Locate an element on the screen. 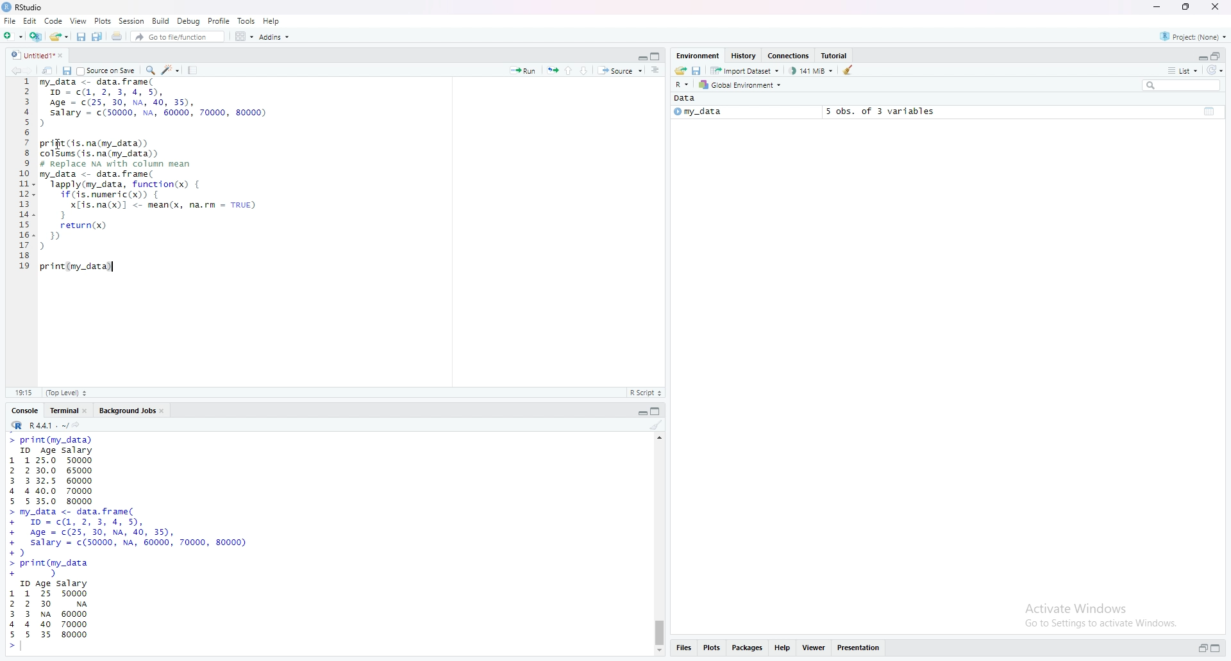 This screenshot has width=1231, height=661. R is located at coordinates (682, 85).